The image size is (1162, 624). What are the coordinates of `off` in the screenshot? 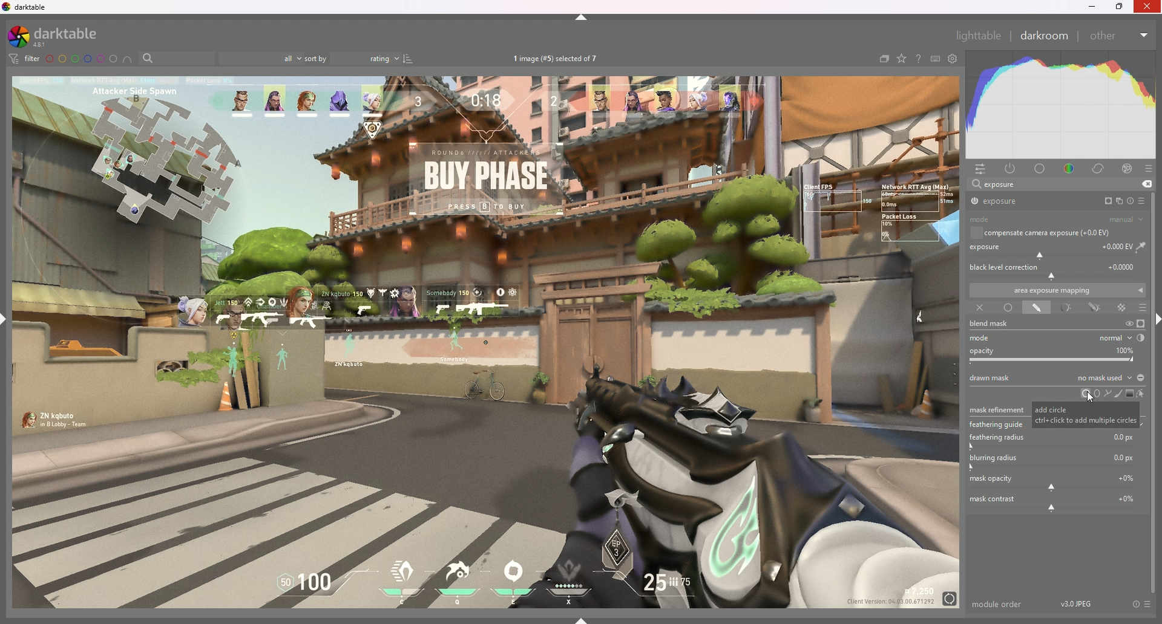 It's located at (978, 308).